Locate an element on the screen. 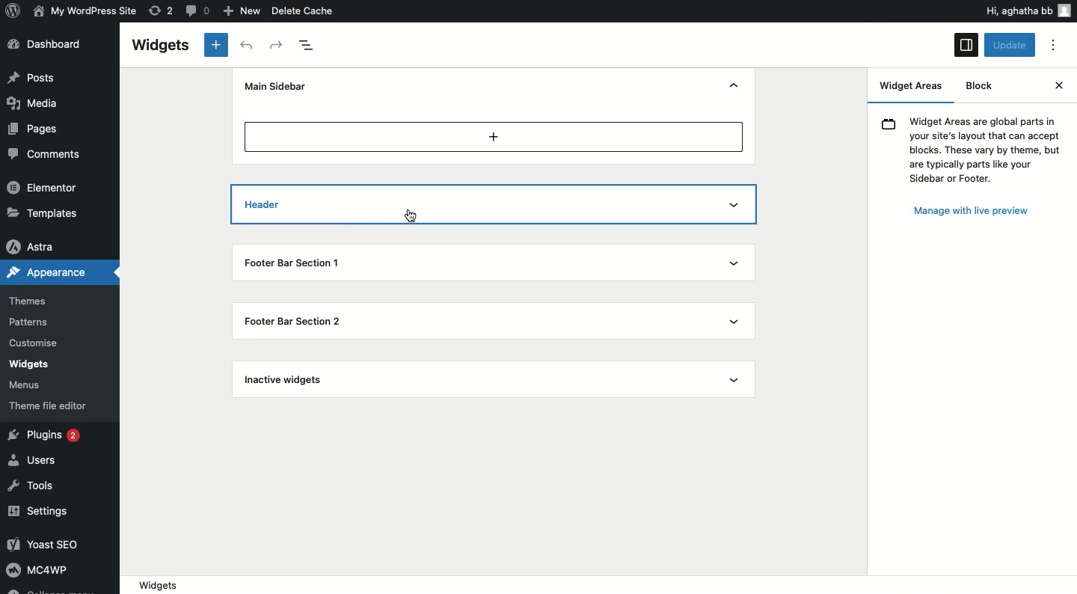  Footer bar section 2 is located at coordinates (298, 321).